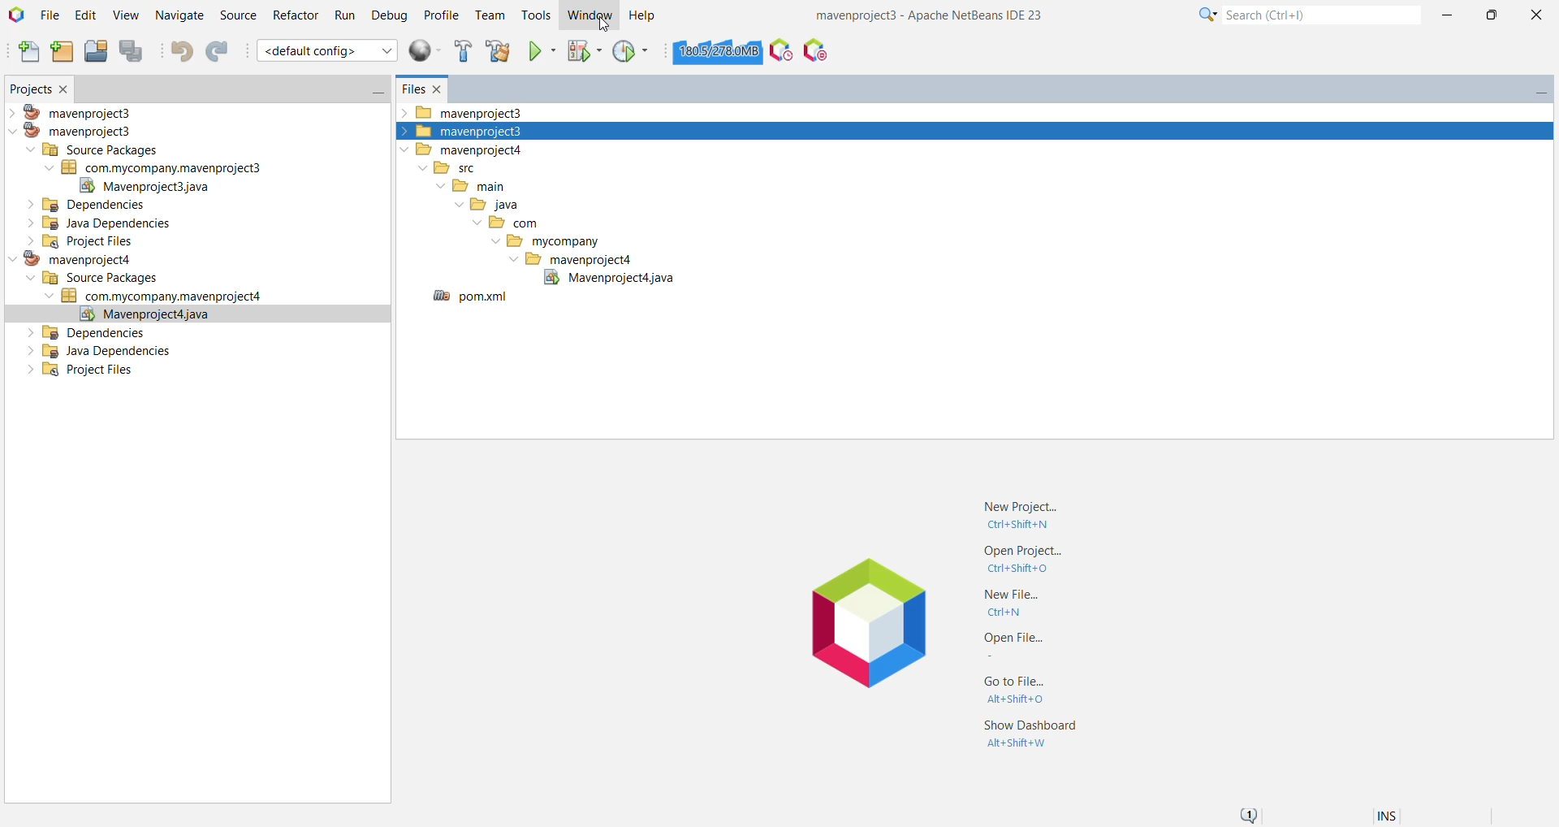 This screenshot has height=827, width=1559. I want to click on src, so click(450, 168).